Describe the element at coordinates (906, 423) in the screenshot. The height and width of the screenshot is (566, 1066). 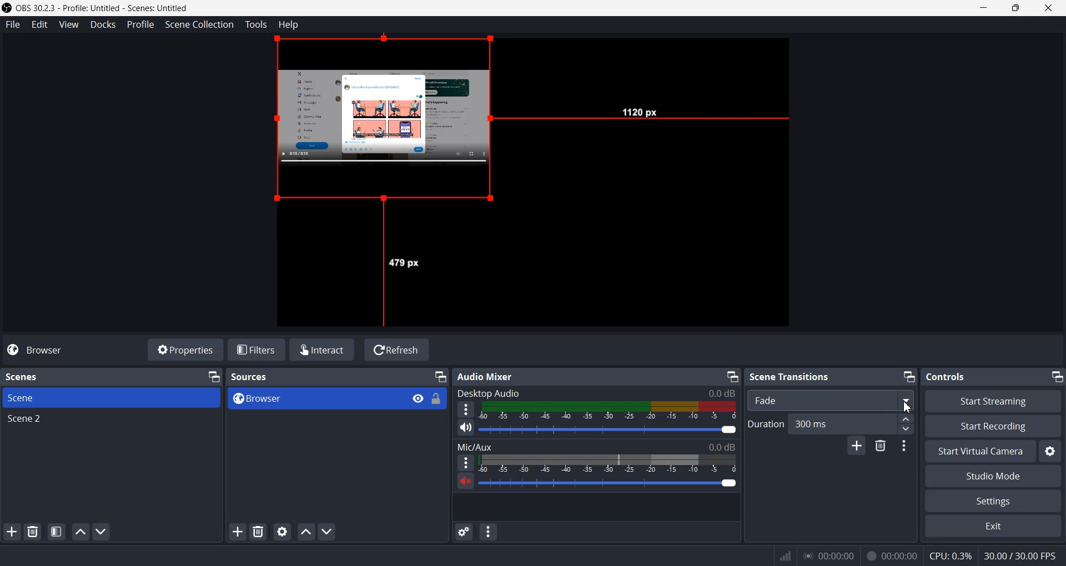
I see `Duration adjuster` at that location.